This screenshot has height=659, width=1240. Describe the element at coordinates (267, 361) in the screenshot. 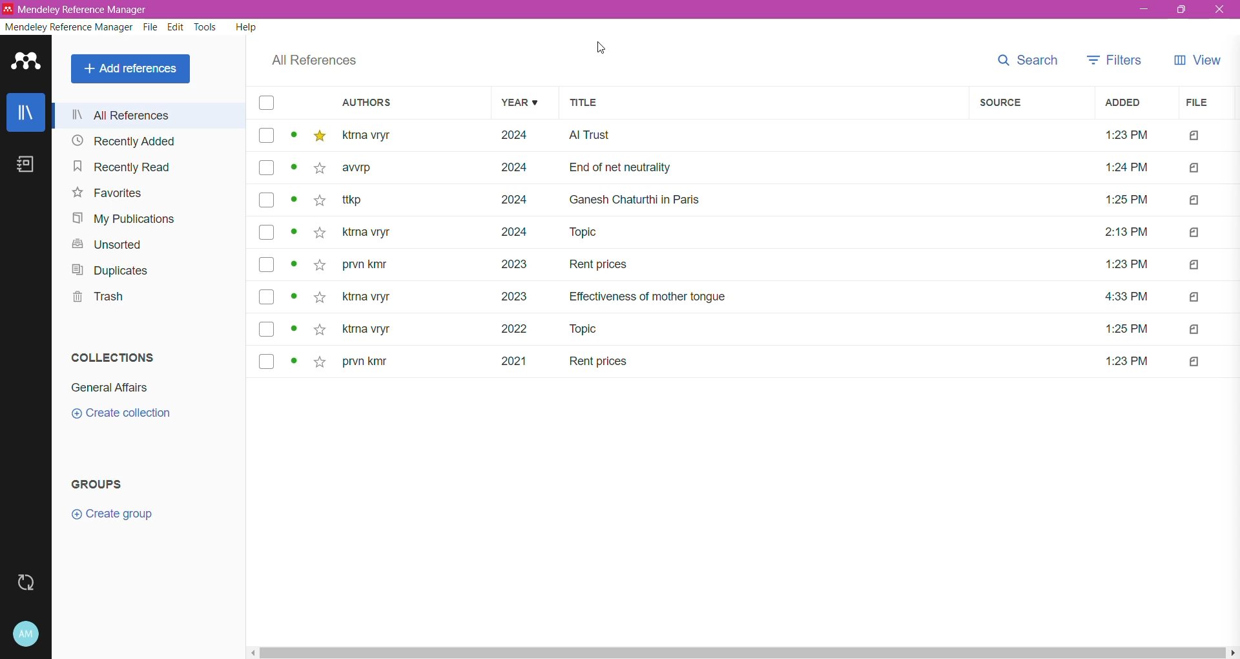

I see `select` at that location.